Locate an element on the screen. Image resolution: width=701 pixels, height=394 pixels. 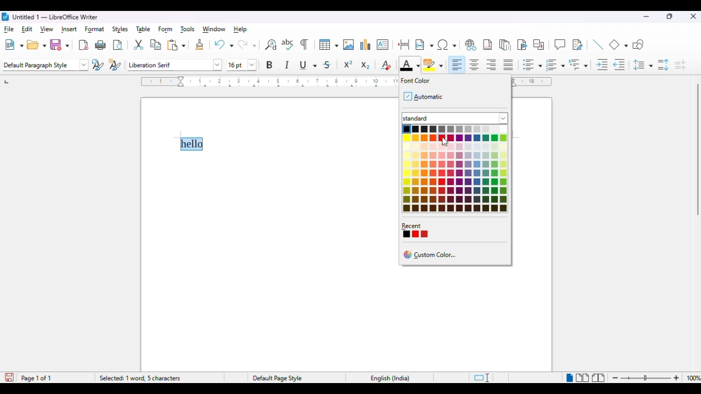
insert image is located at coordinates (349, 45).